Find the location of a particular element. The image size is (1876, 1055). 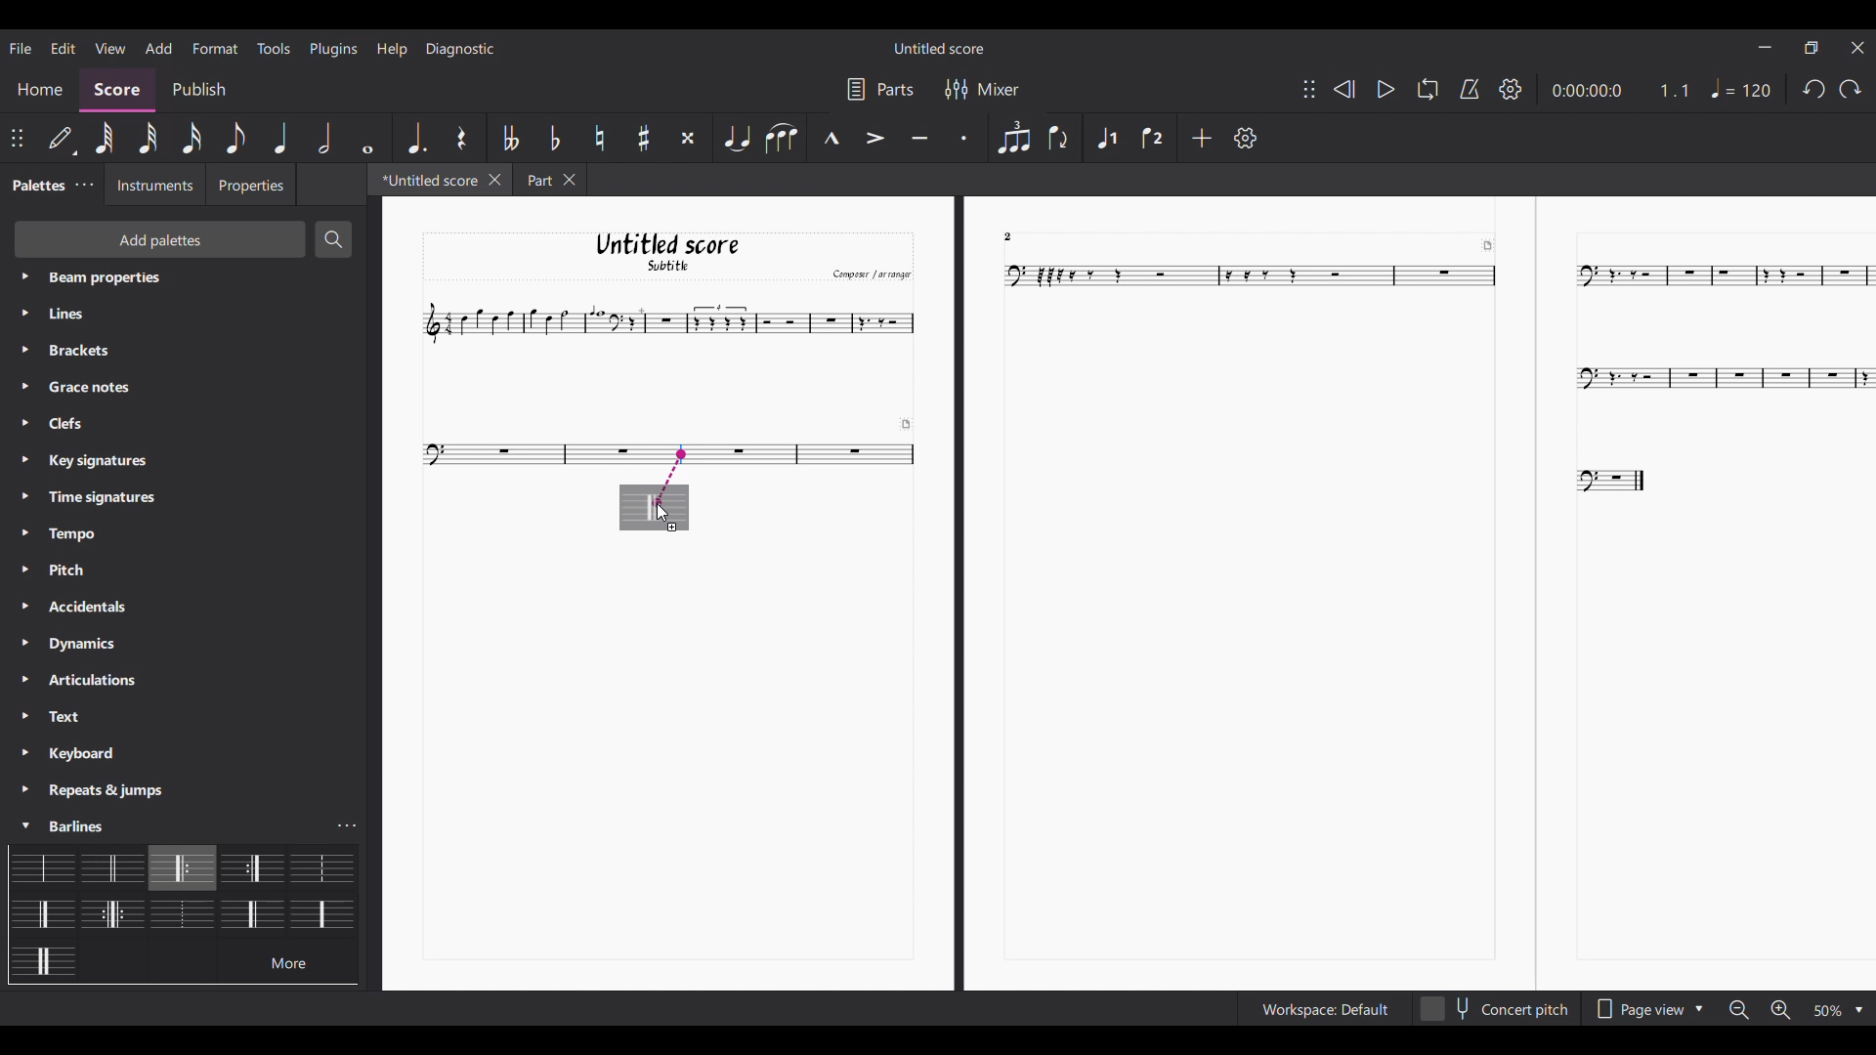

Search is located at coordinates (333, 238).